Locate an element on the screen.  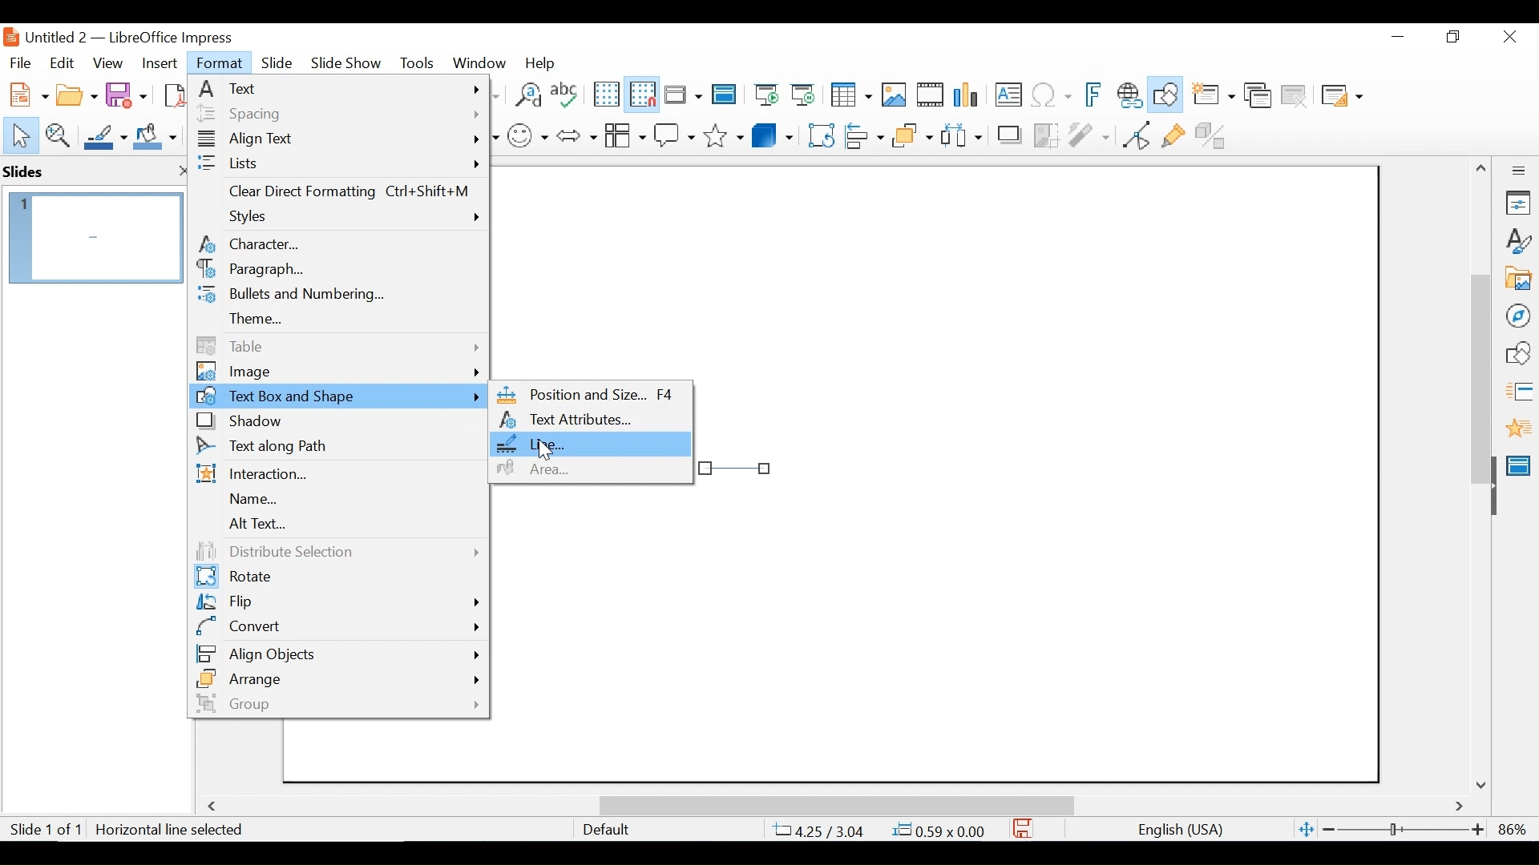
Save is located at coordinates (1024, 828).